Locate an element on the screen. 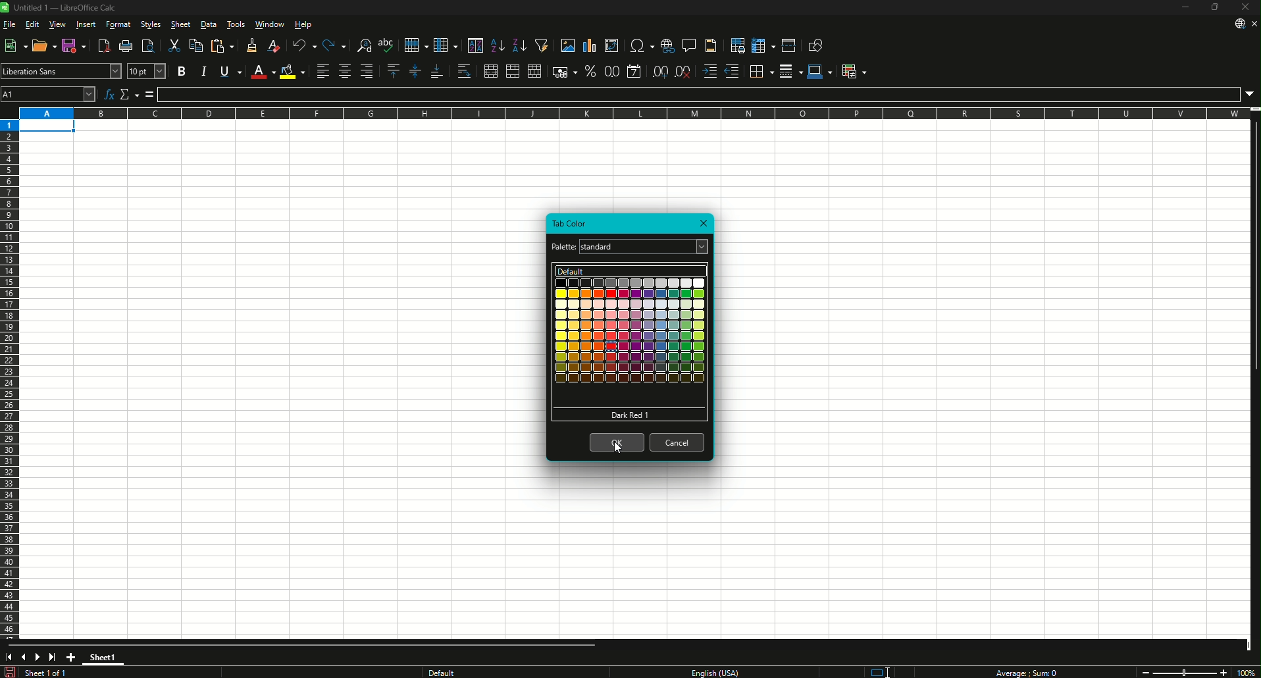 The image size is (1261, 678). Restore is located at coordinates (1215, 7).